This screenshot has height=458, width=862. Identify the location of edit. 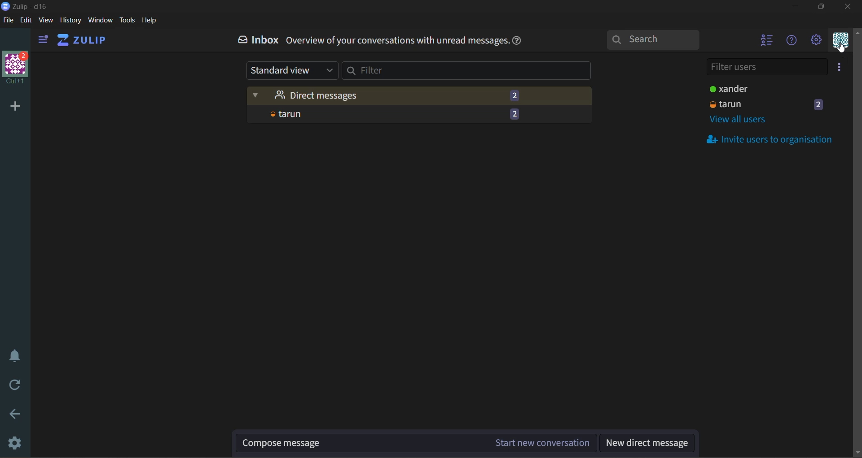
(26, 21).